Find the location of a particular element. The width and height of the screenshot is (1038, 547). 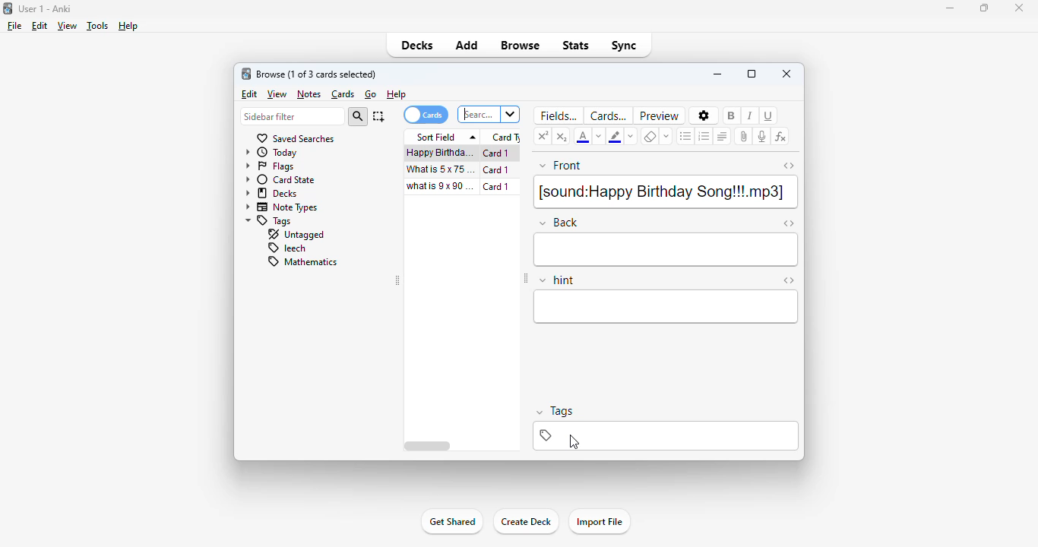

underline is located at coordinates (770, 115).